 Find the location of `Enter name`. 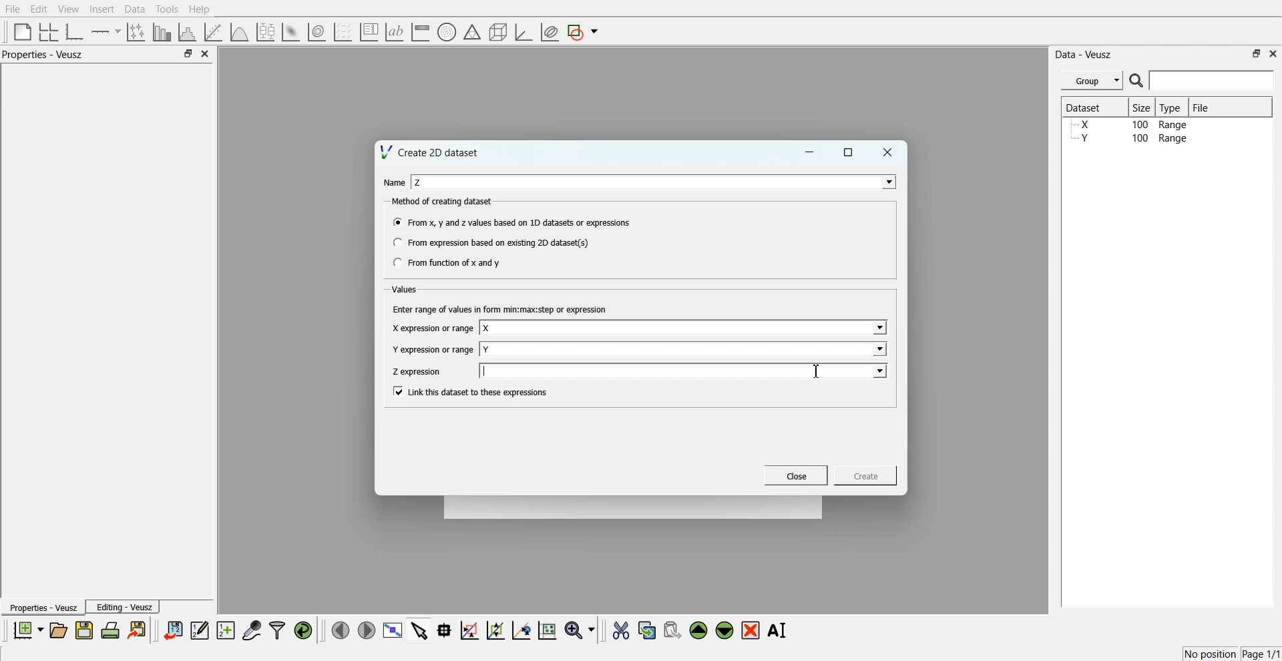

Enter name is located at coordinates (684, 328).